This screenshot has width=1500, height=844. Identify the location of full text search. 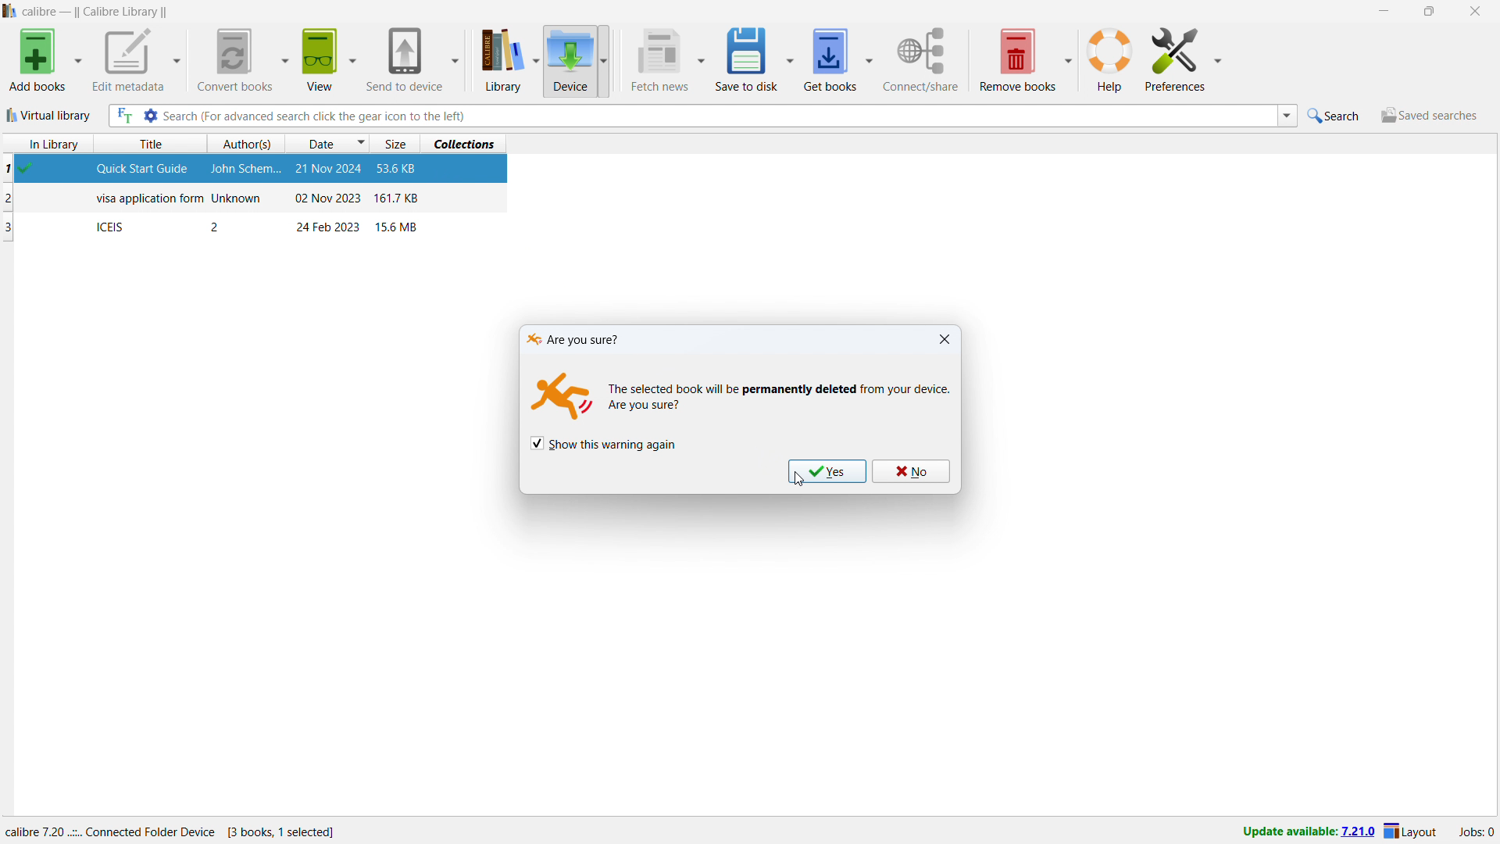
(123, 116).